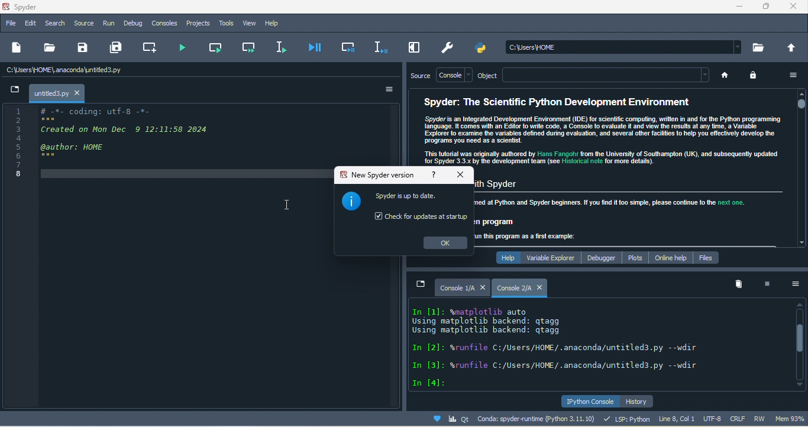 The image size is (808, 427). I want to click on object, so click(492, 75).